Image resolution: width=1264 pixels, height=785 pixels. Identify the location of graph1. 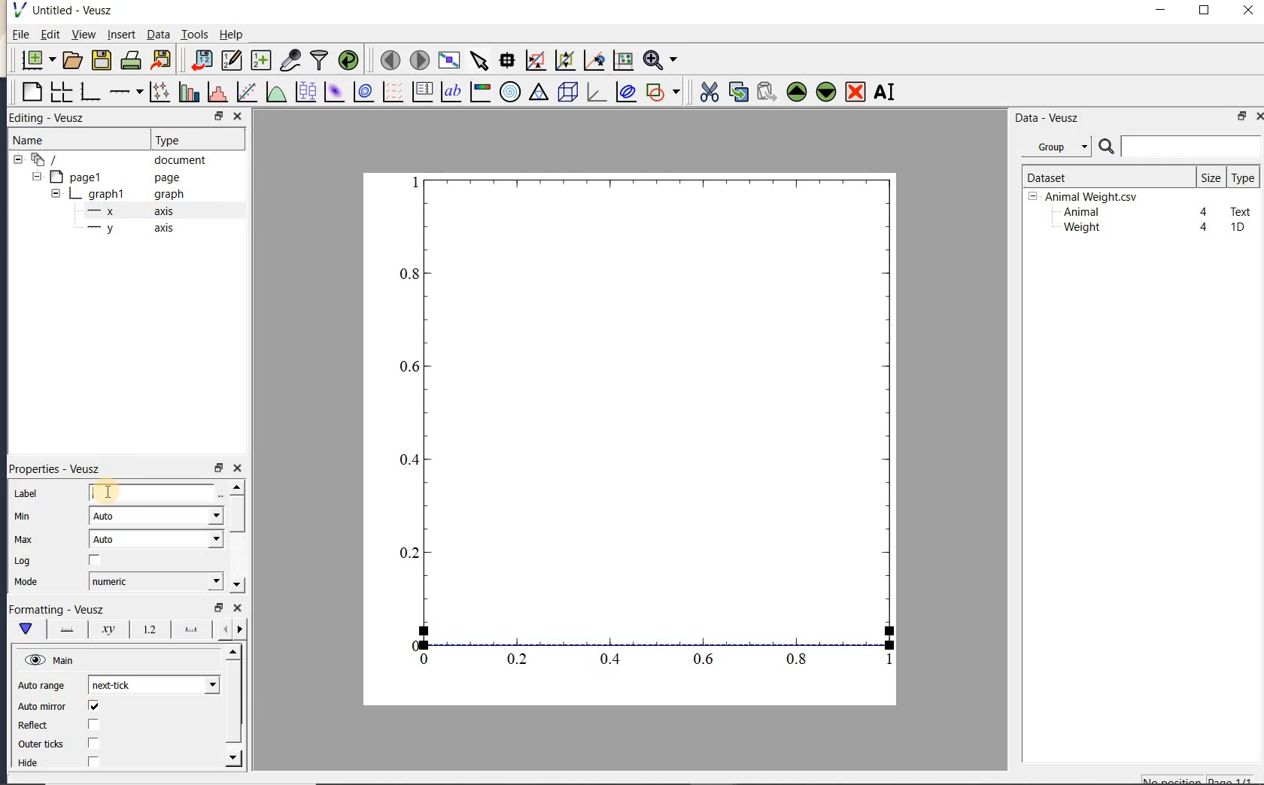
(111, 195).